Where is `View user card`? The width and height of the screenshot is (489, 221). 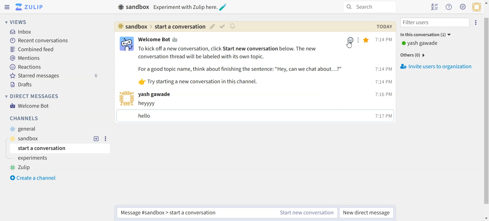
View user card is located at coordinates (126, 98).